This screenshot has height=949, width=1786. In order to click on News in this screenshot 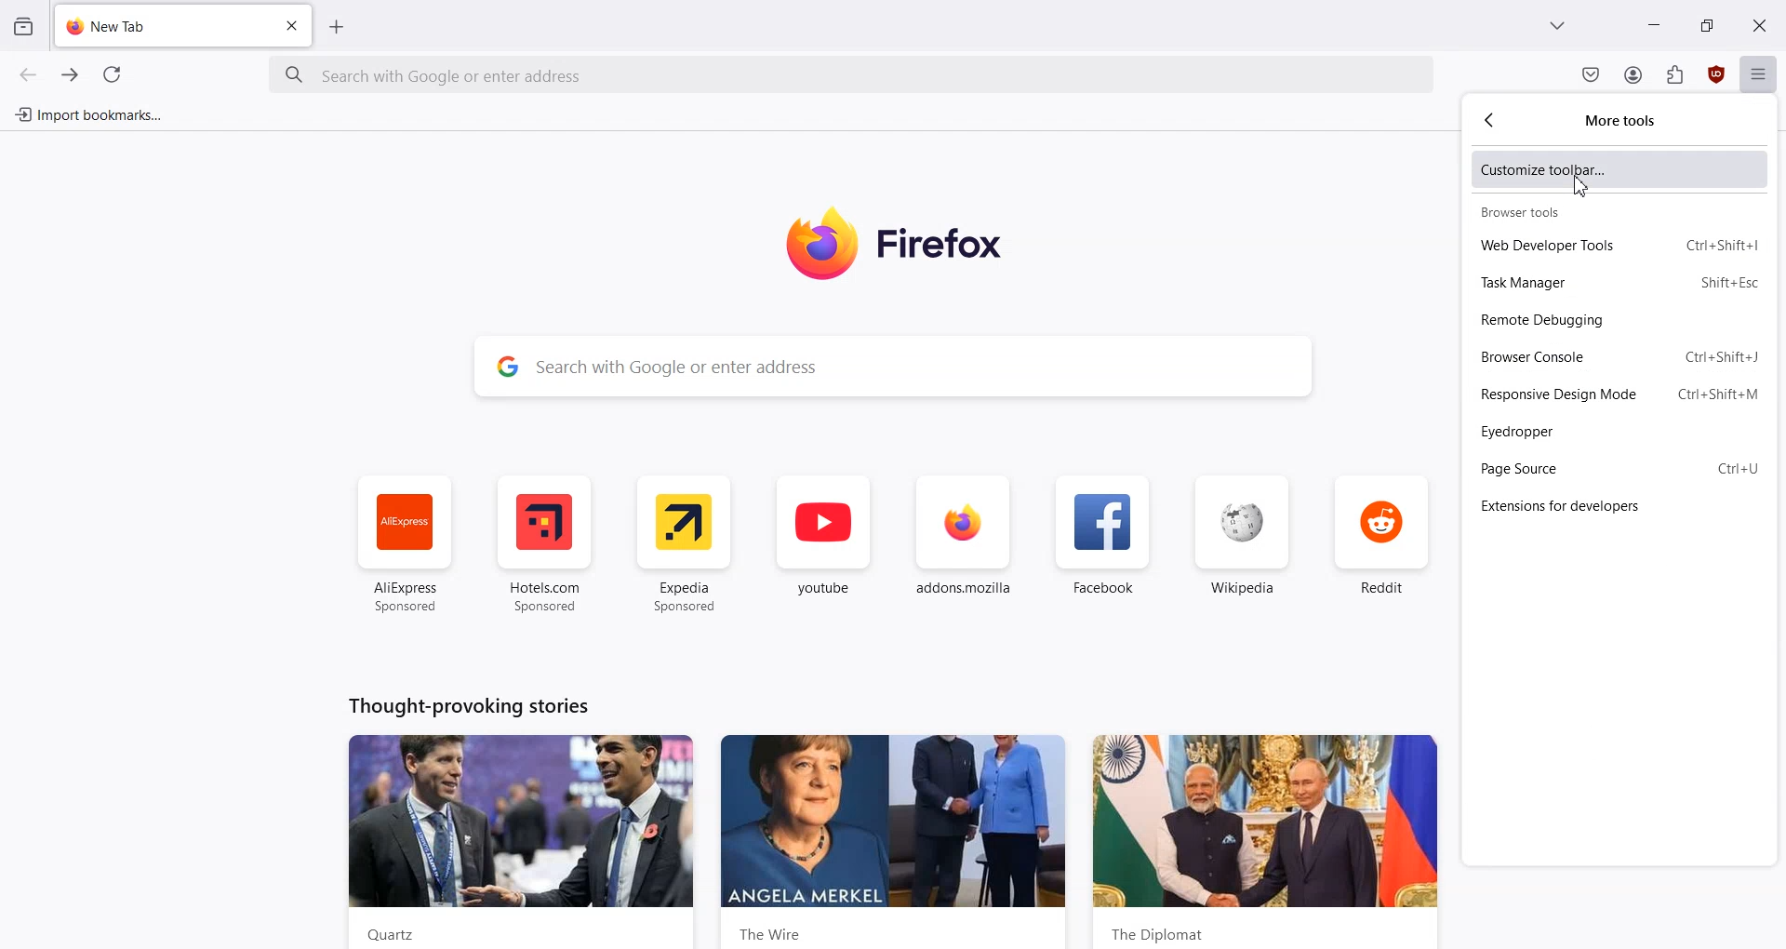, I will do `click(1266, 840)`.